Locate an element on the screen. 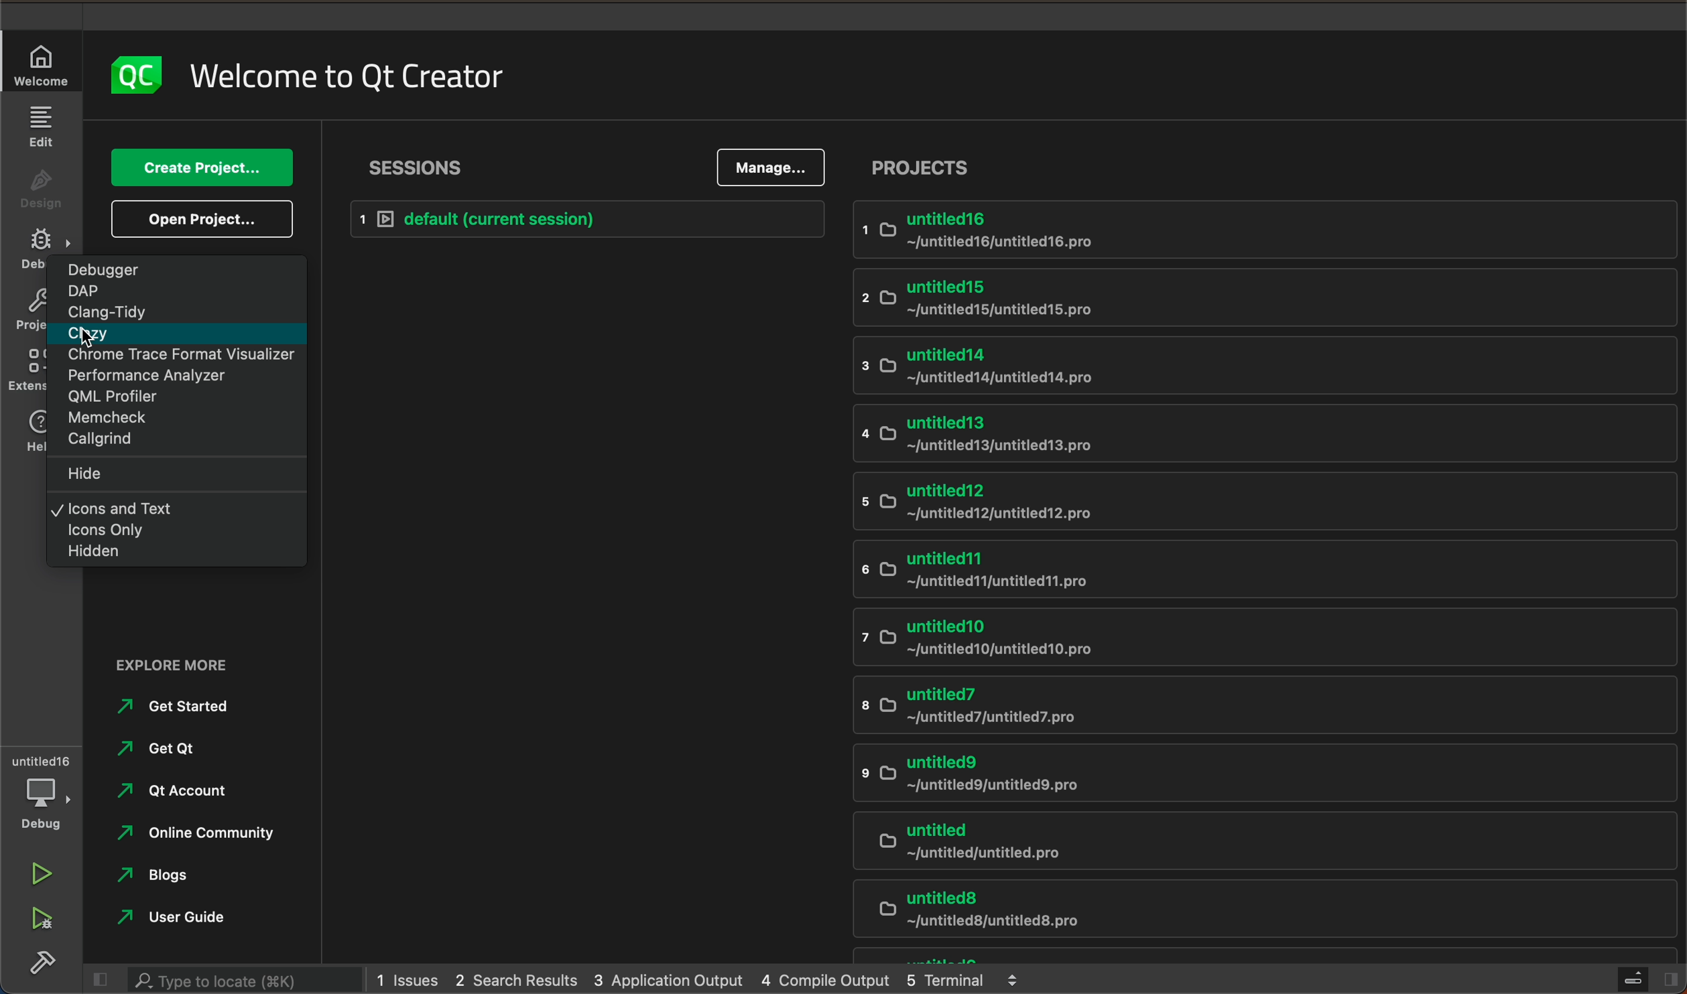 The width and height of the screenshot is (1687, 994). debugger is located at coordinates (178, 269).